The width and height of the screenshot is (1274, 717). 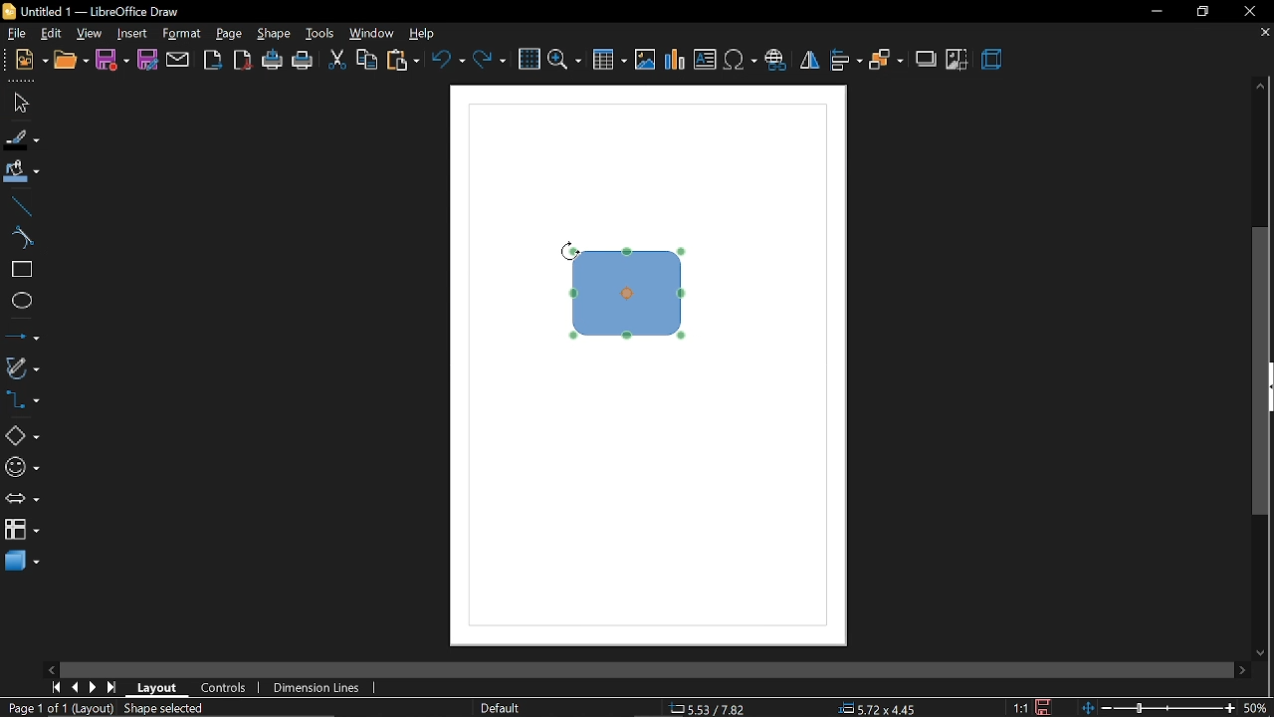 What do you see at coordinates (1262, 87) in the screenshot?
I see `move up` at bounding box center [1262, 87].